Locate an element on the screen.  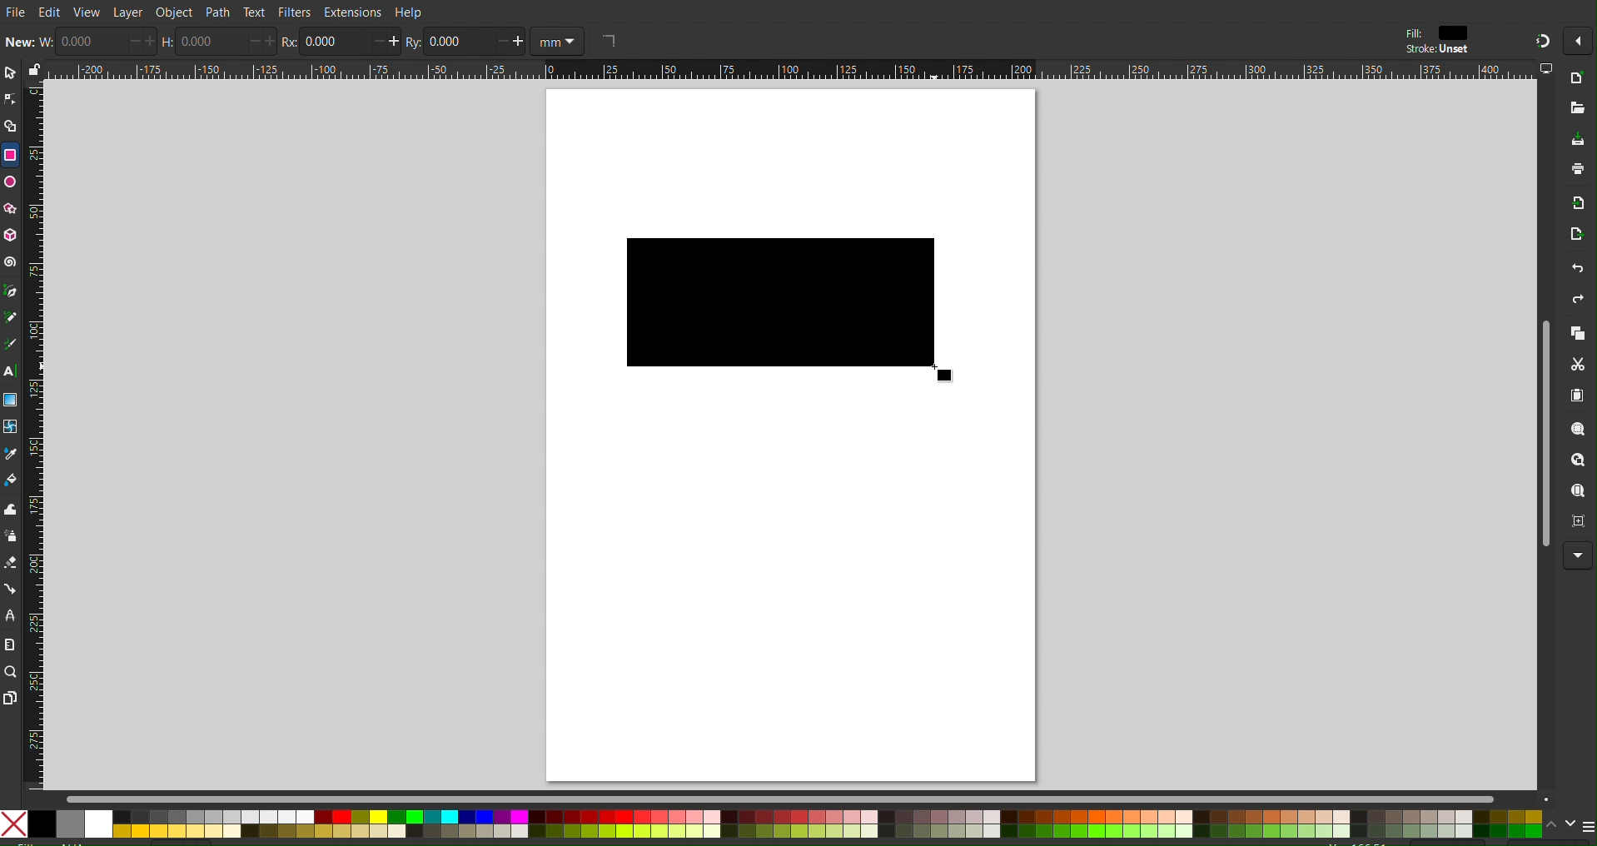
Text Tool is located at coordinates (10, 371).